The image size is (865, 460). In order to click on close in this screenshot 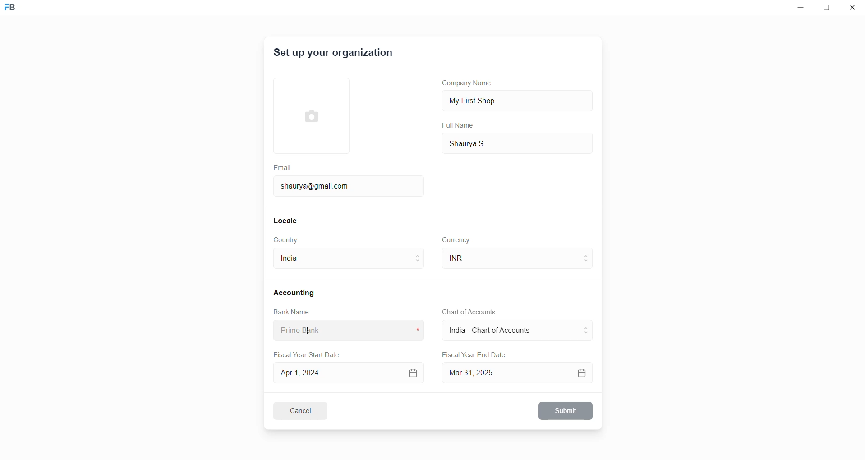, I will do `click(853, 9)`.